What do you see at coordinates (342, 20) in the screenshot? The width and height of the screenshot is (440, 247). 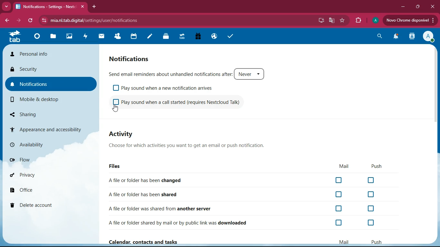 I see `favorite` at bounding box center [342, 20].